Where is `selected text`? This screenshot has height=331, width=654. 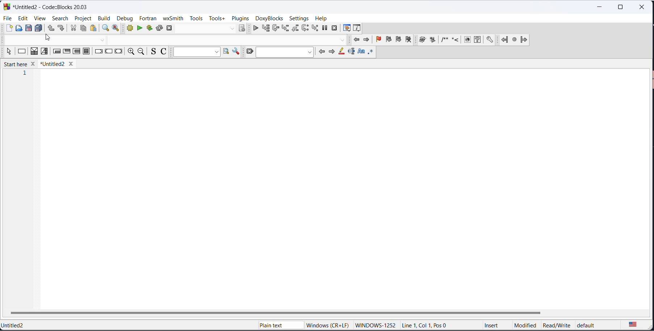
selected text is located at coordinates (352, 53).